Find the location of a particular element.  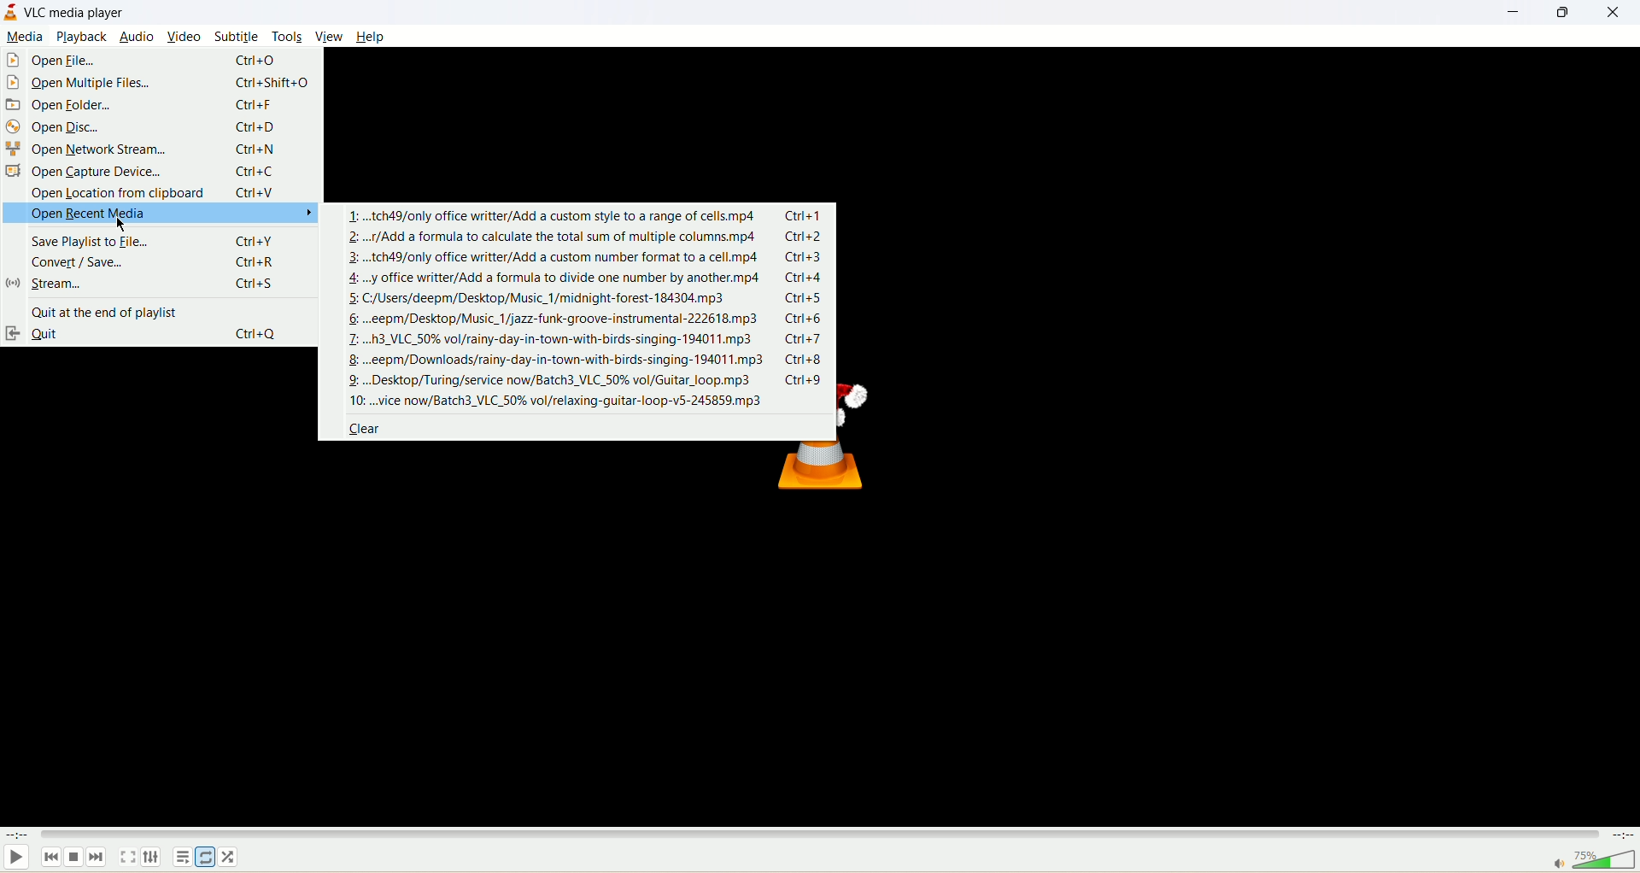

open network stream... is located at coordinates (94, 149).